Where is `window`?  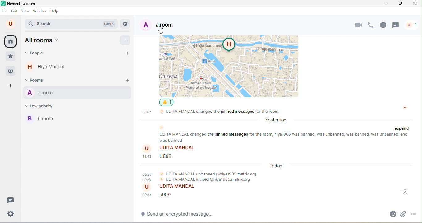 window is located at coordinates (40, 12).